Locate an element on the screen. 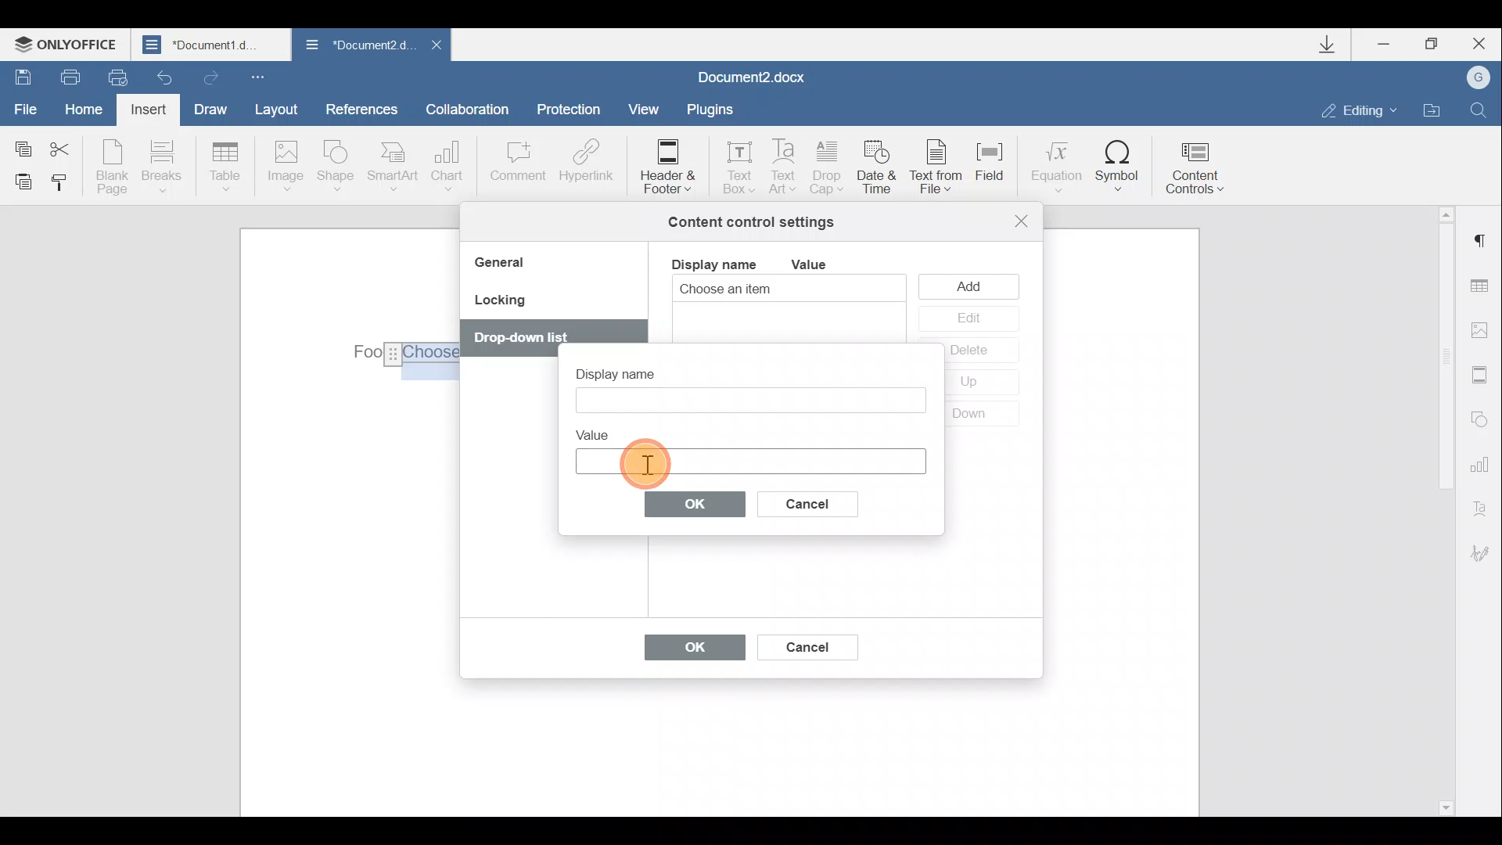 The width and height of the screenshot is (1502, 845). Home is located at coordinates (89, 111).